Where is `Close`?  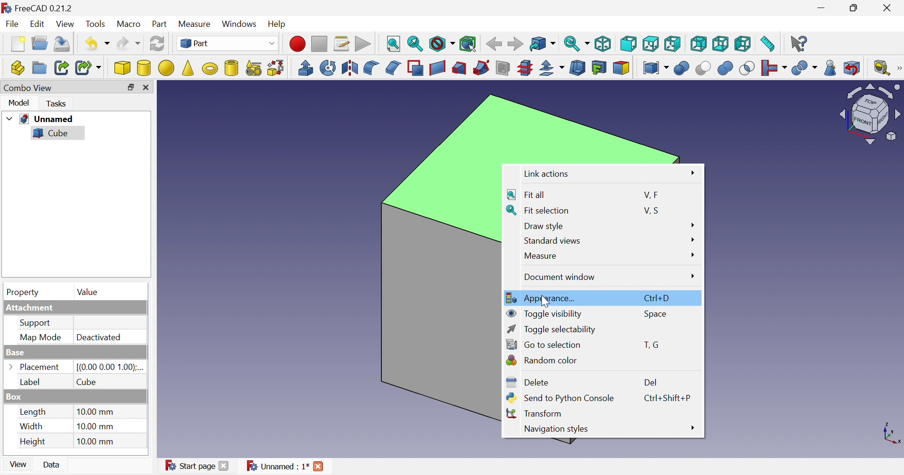
Close is located at coordinates (888, 8).